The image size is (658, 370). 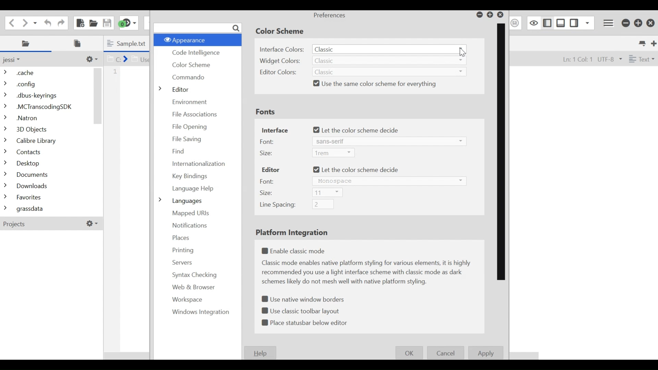 What do you see at coordinates (106, 22) in the screenshot?
I see `Save file` at bounding box center [106, 22].